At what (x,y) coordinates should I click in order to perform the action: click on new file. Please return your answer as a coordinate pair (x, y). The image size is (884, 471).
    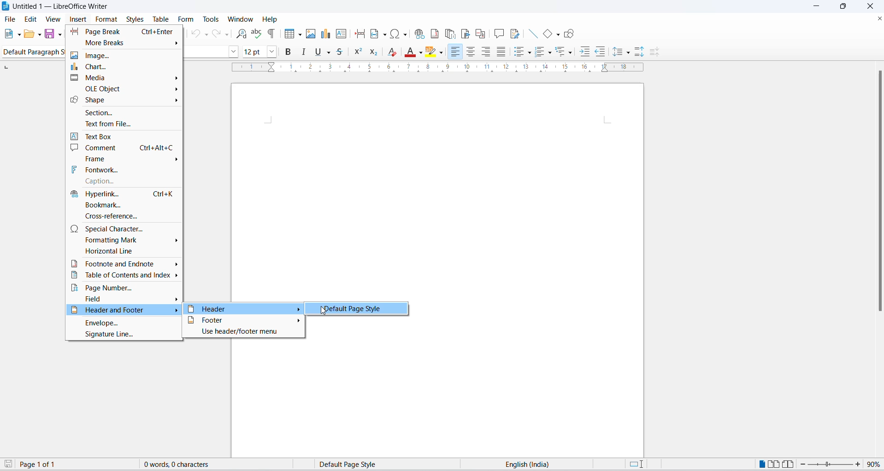
    Looking at the image, I should click on (9, 34).